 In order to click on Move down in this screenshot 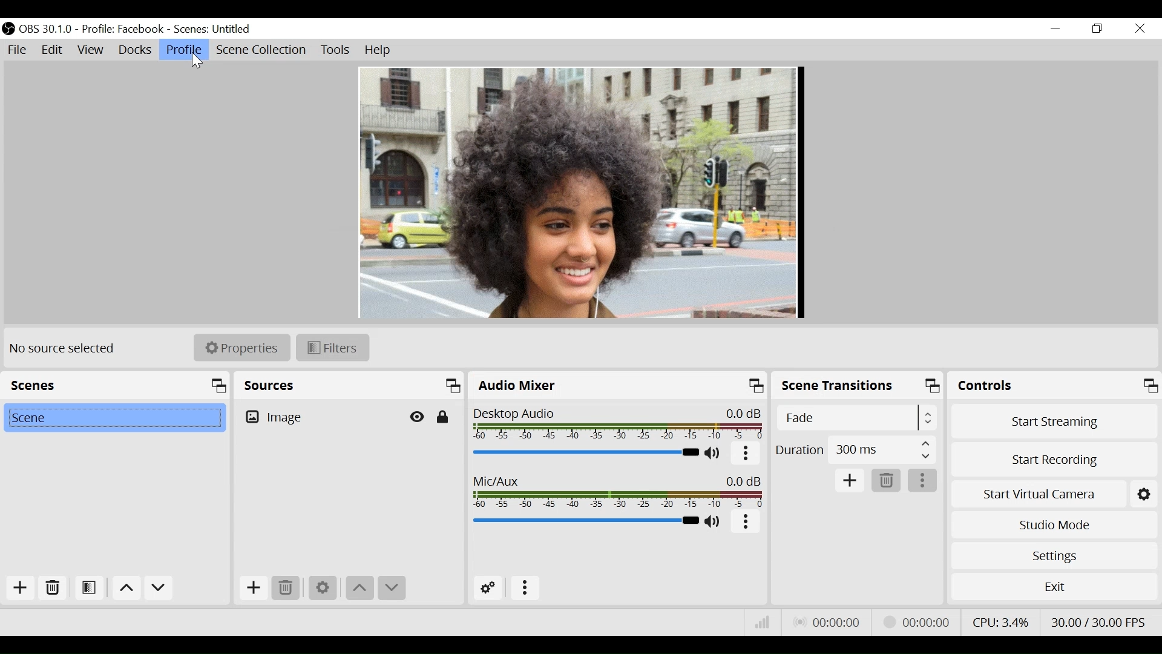, I will do `click(392, 588)`.